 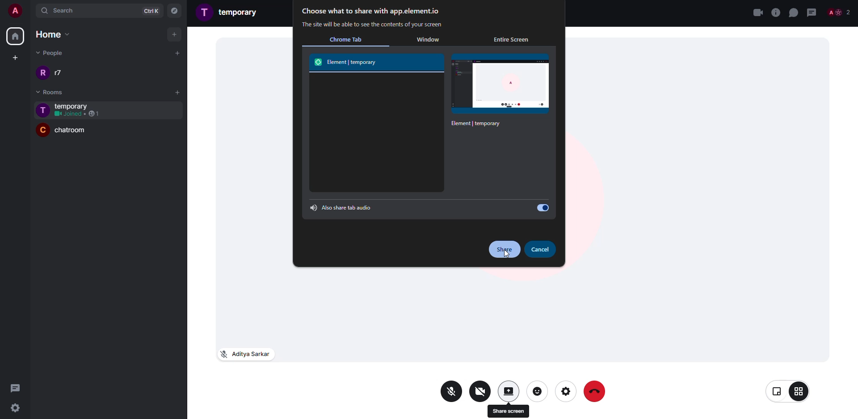 What do you see at coordinates (793, 12) in the screenshot?
I see `chat` at bounding box center [793, 12].